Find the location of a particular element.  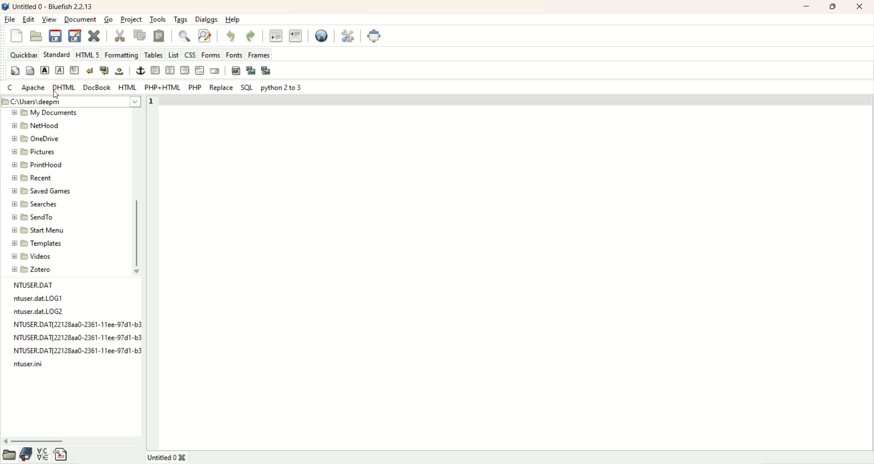

emphasize is located at coordinates (61, 71).